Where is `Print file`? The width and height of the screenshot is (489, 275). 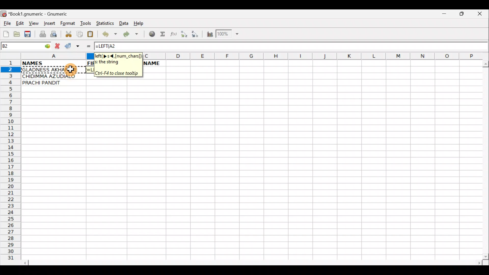
Print file is located at coordinates (41, 35).